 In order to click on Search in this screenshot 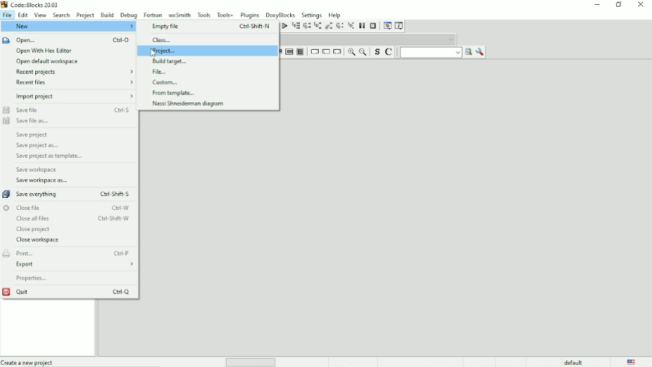, I will do `click(61, 15)`.